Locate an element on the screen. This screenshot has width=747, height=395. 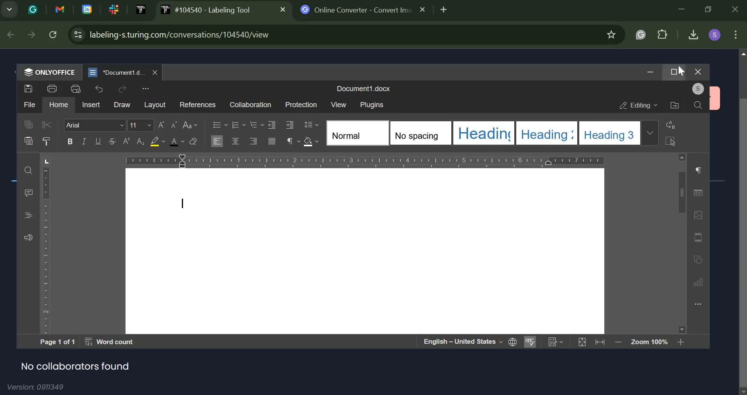
underline is located at coordinates (98, 141).